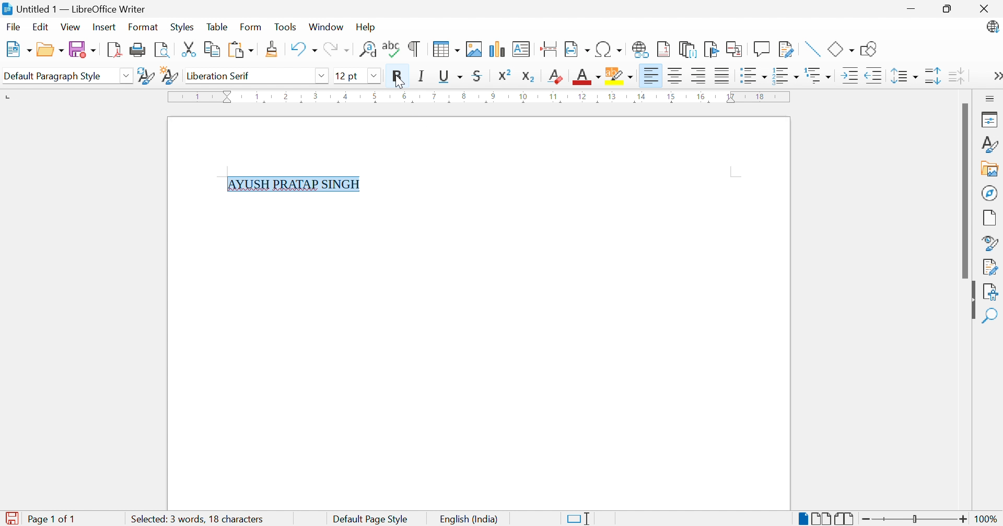 The height and width of the screenshot is (526, 1003). Describe the element at coordinates (991, 119) in the screenshot. I see `Properties` at that location.